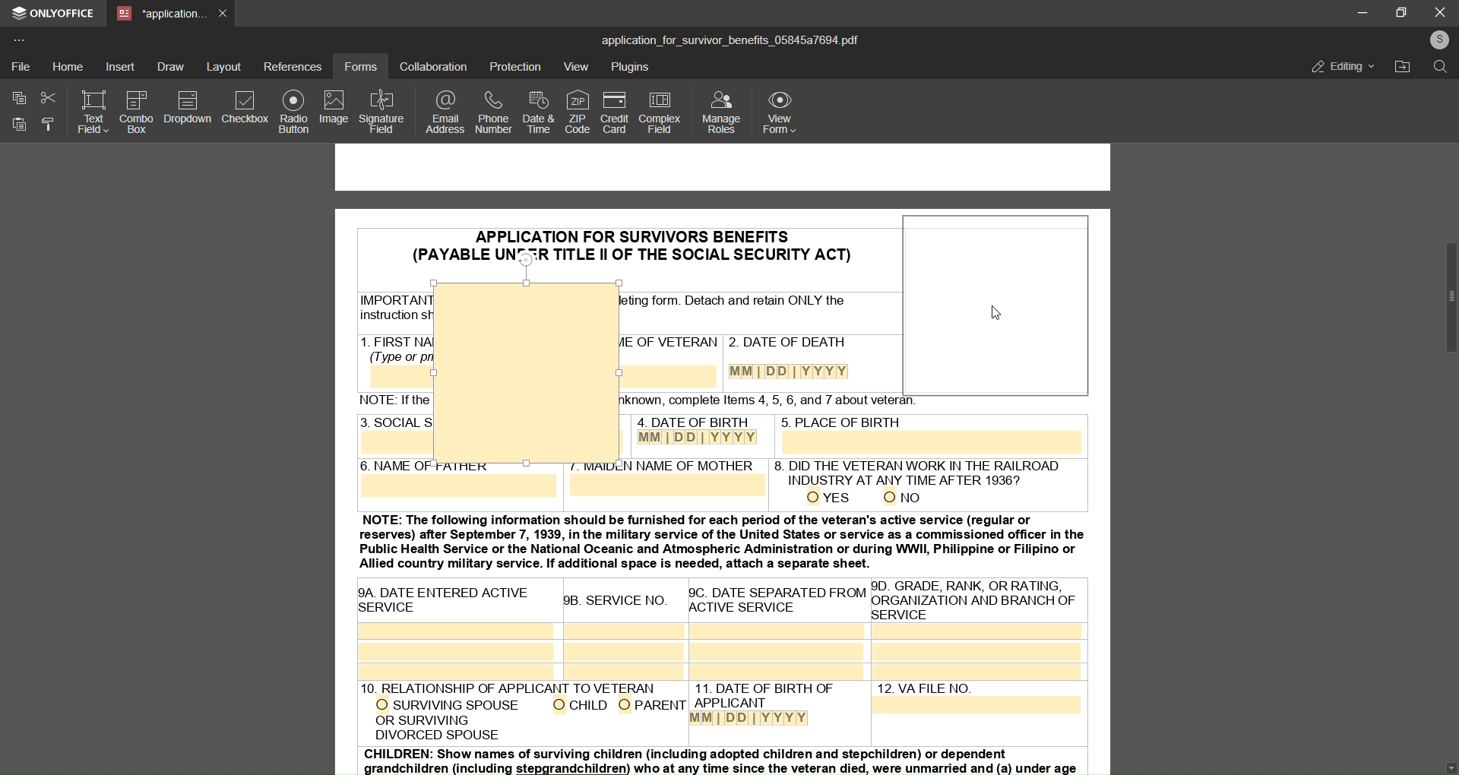 The image size is (1459, 775). What do you see at coordinates (1358, 12) in the screenshot?
I see `minimize` at bounding box center [1358, 12].